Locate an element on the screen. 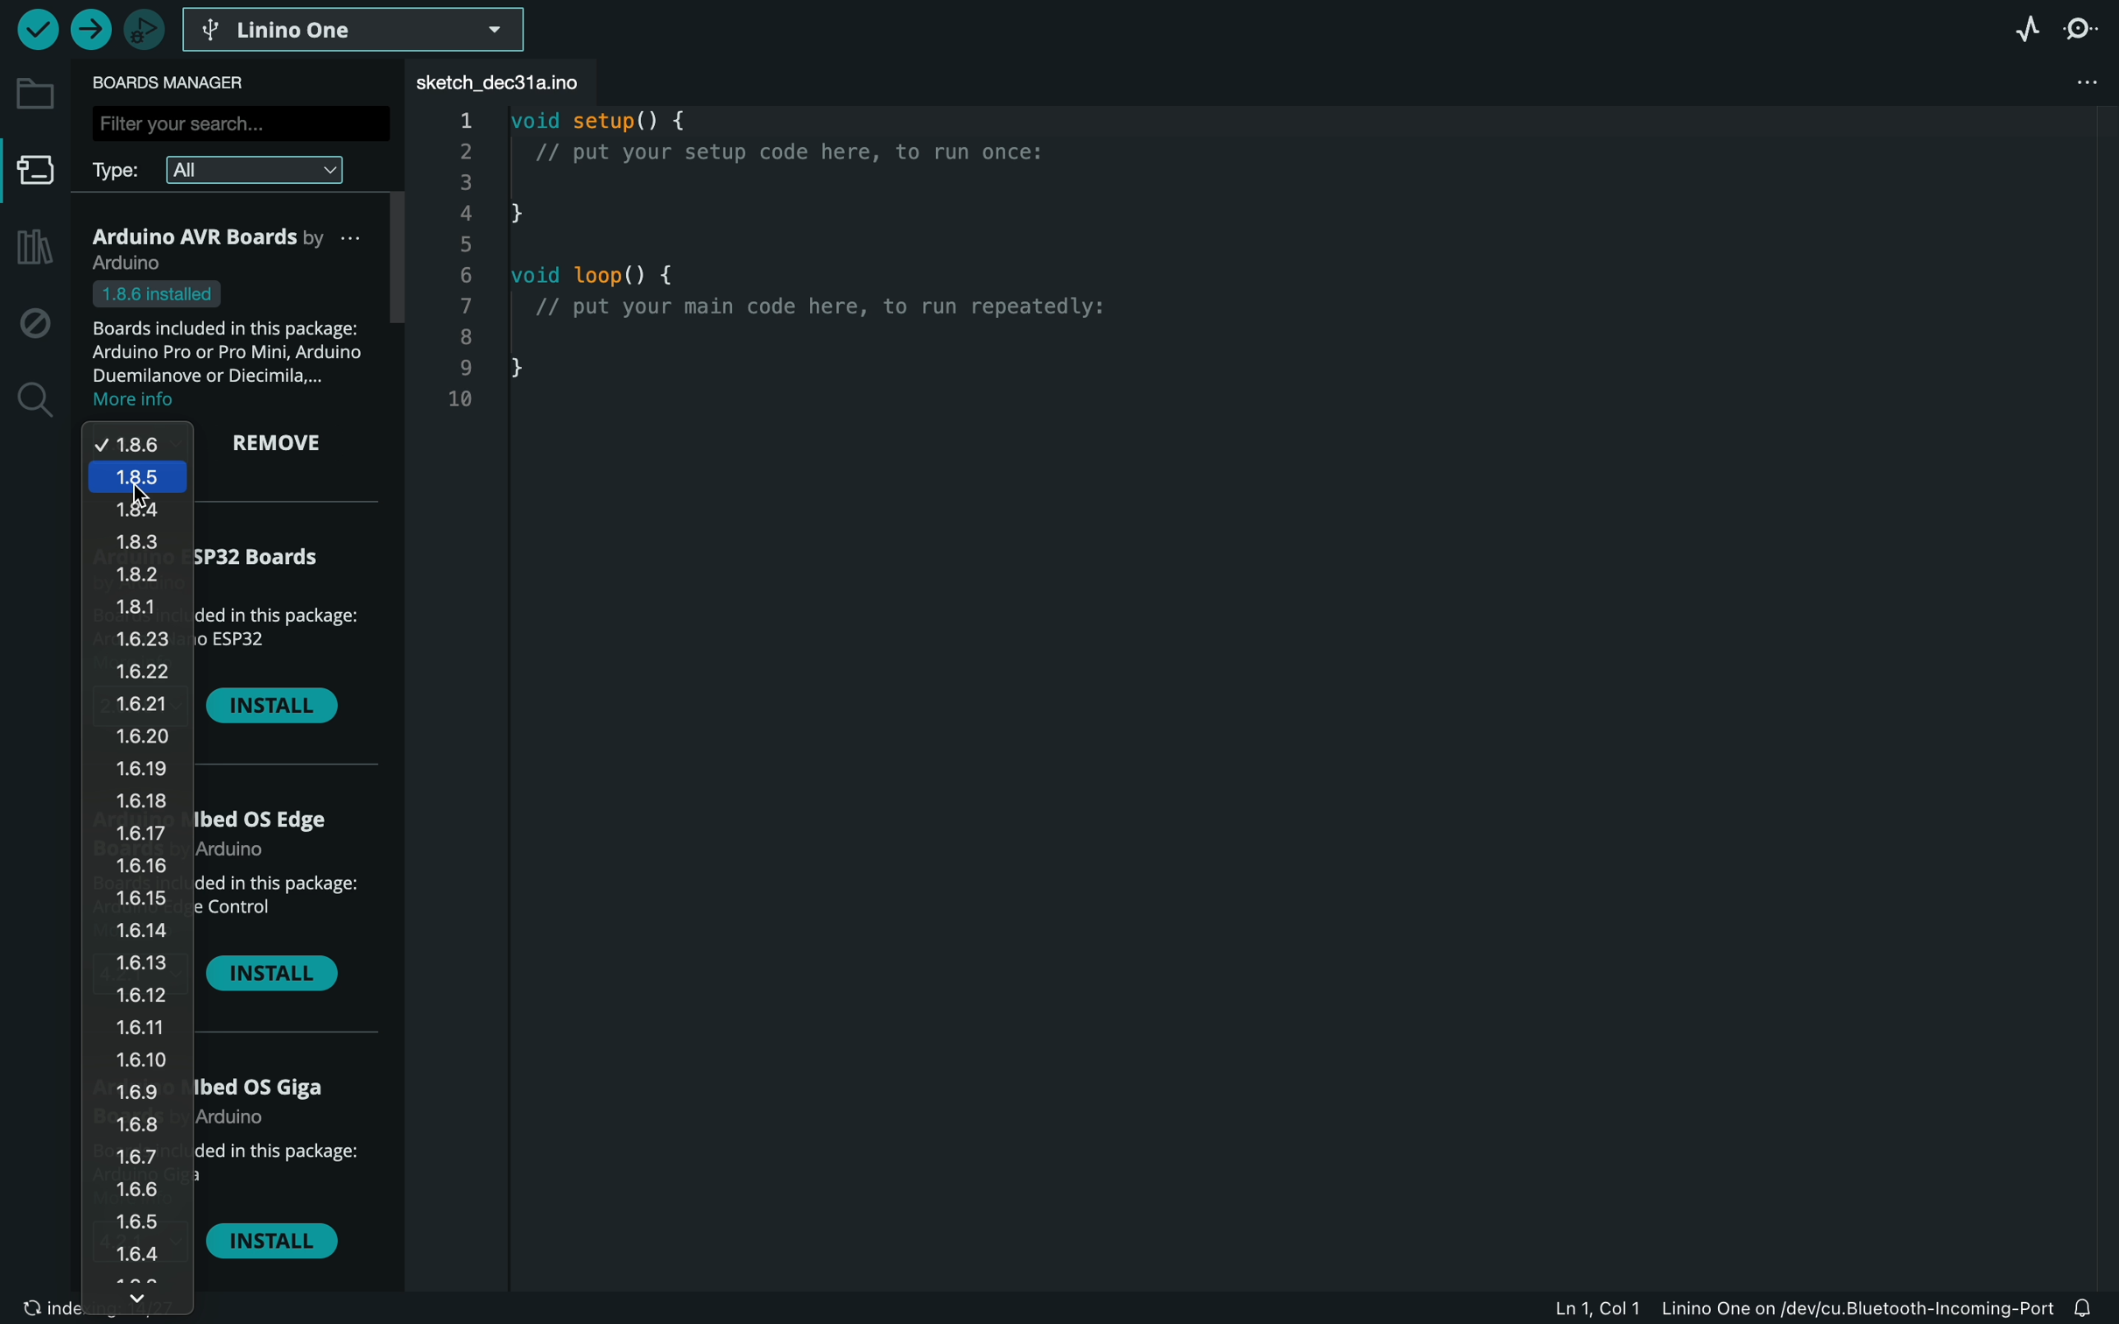 The height and width of the screenshot is (1324, 2119). 1 is located at coordinates (463, 120).